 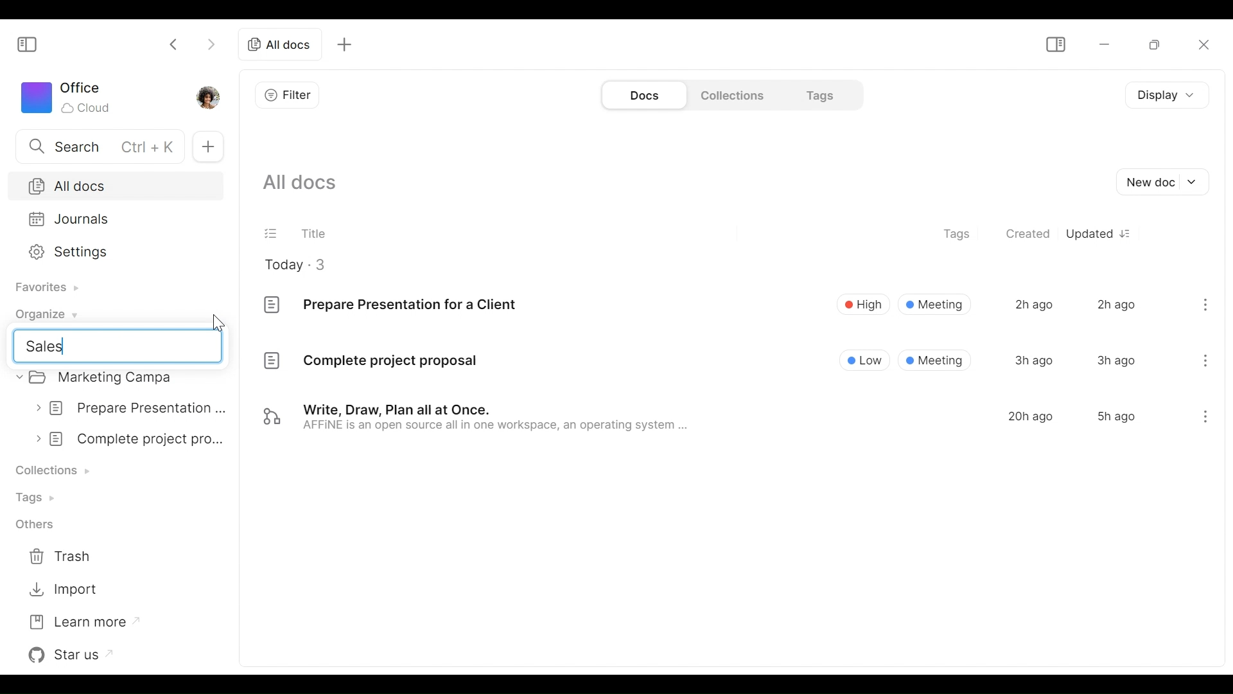 What do you see at coordinates (288, 94) in the screenshot?
I see `Filter` at bounding box center [288, 94].